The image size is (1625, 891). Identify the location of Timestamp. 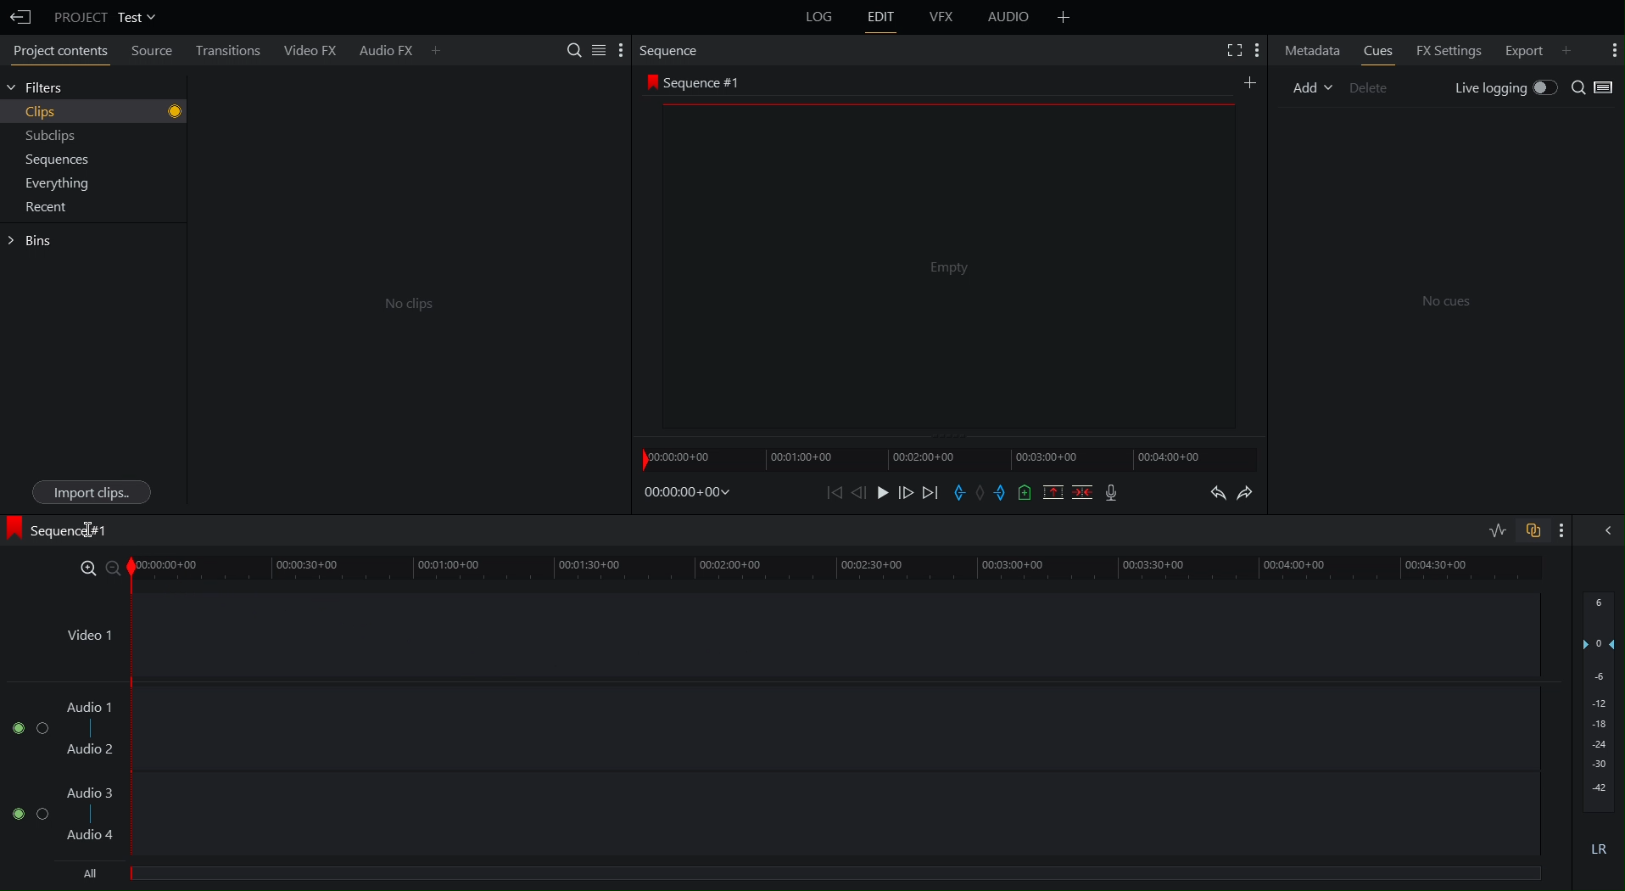
(685, 495).